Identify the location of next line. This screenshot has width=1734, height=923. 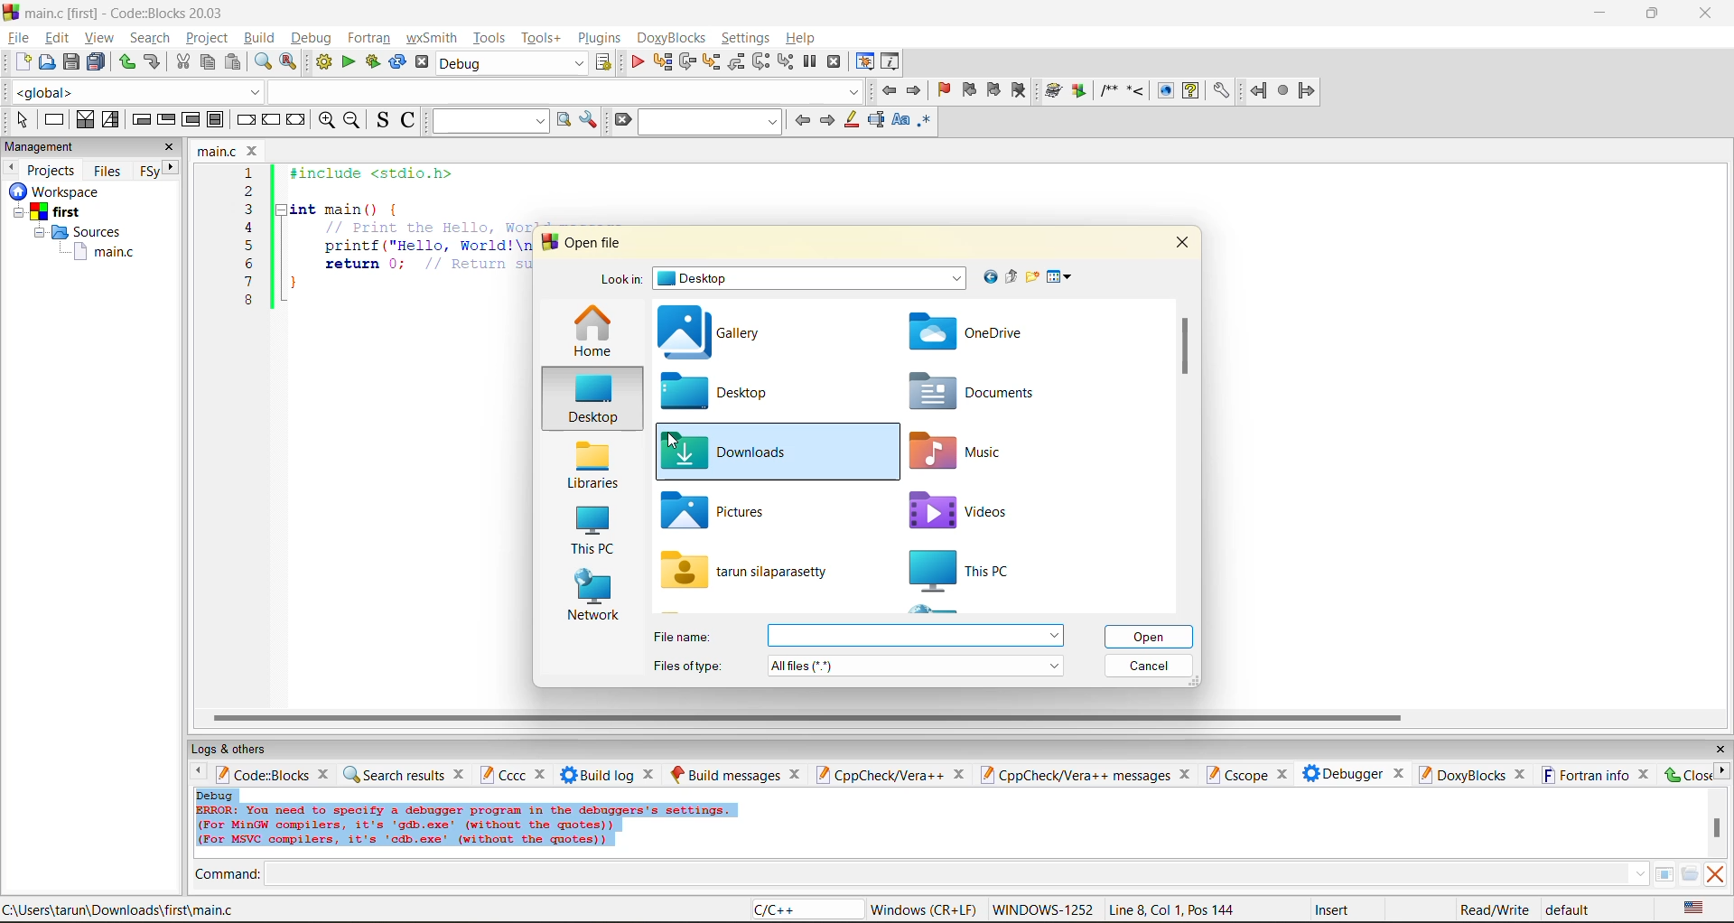
(685, 62).